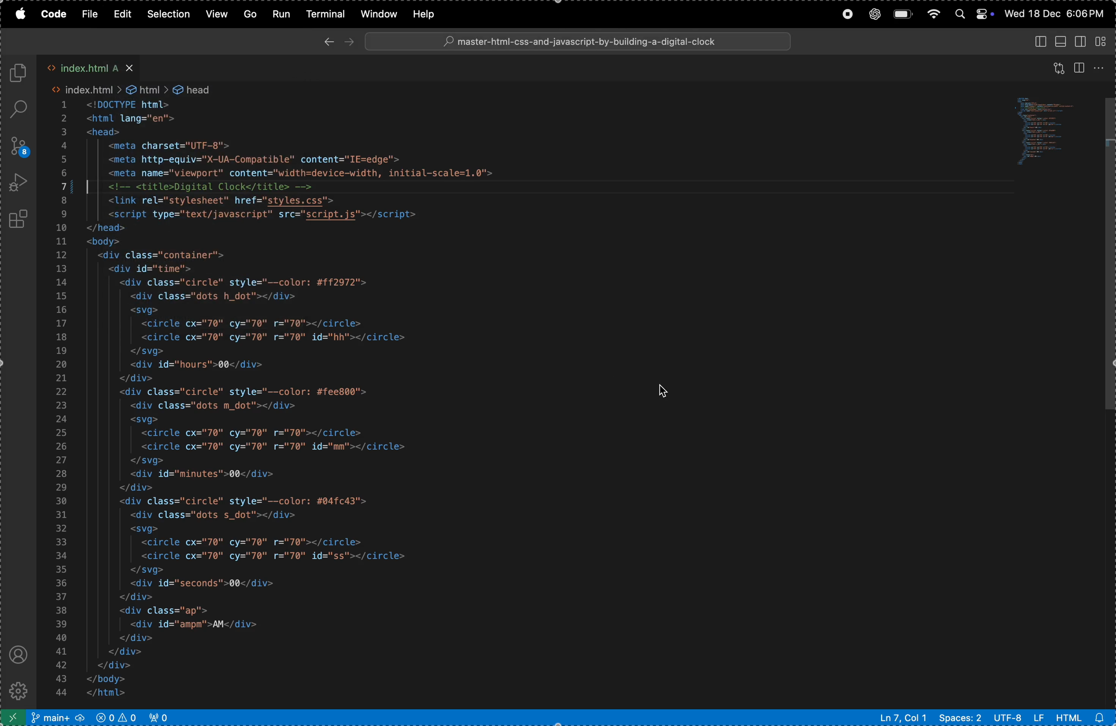 Image resolution: width=1116 pixels, height=726 pixels. Describe the element at coordinates (1055, 13) in the screenshot. I see `Wed 18 Dec 6:06 PM` at that location.